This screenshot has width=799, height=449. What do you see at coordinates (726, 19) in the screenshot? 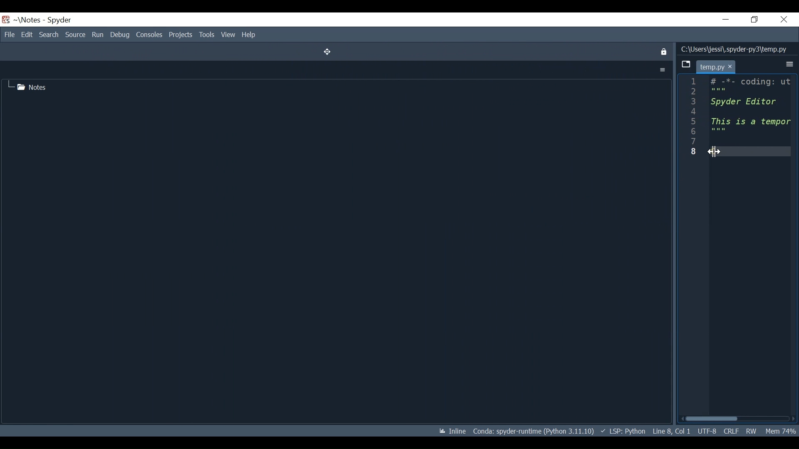
I see `Minimize` at bounding box center [726, 19].